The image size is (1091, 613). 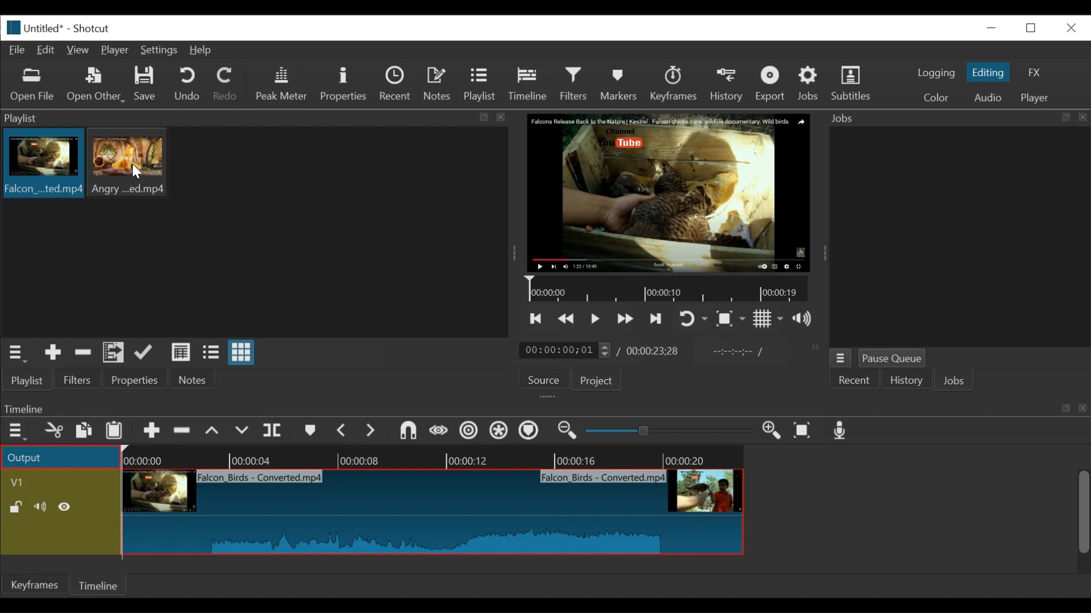 I want to click on current duration, so click(x=567, y=351).